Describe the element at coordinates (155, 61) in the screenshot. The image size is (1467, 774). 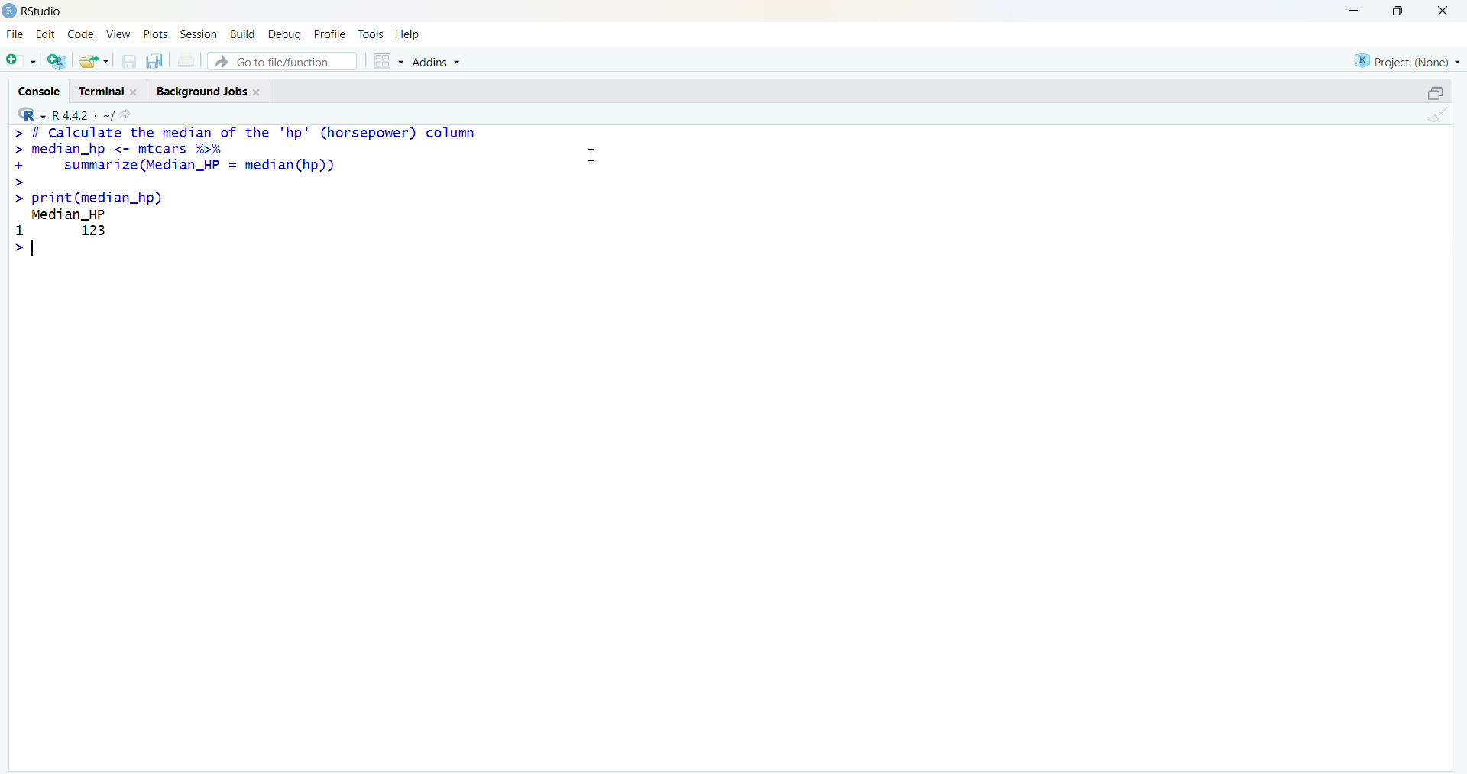
I see `copy` at that location.